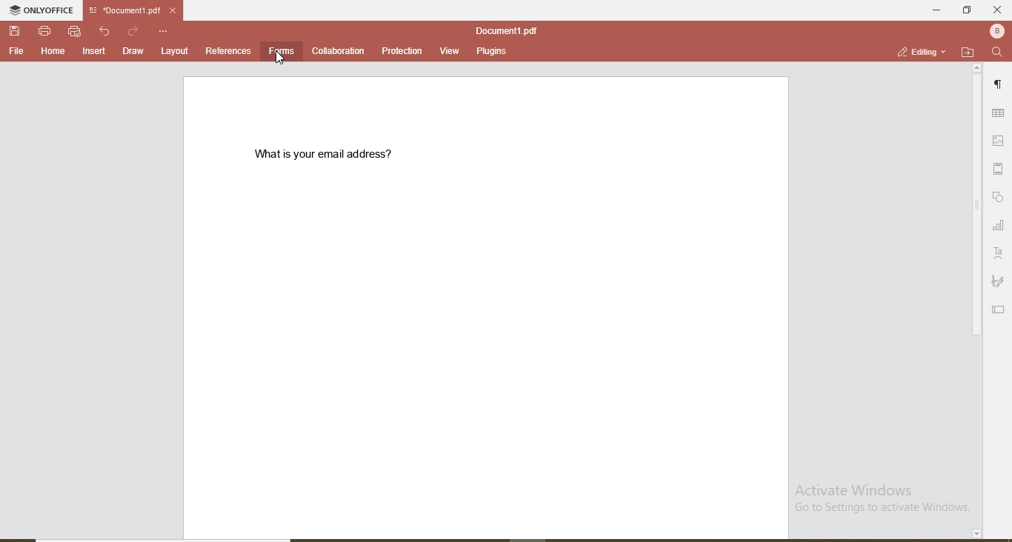  Describe the element at coordinates (44, 12) in the screenshot. I see `onlyoffice` at that location.